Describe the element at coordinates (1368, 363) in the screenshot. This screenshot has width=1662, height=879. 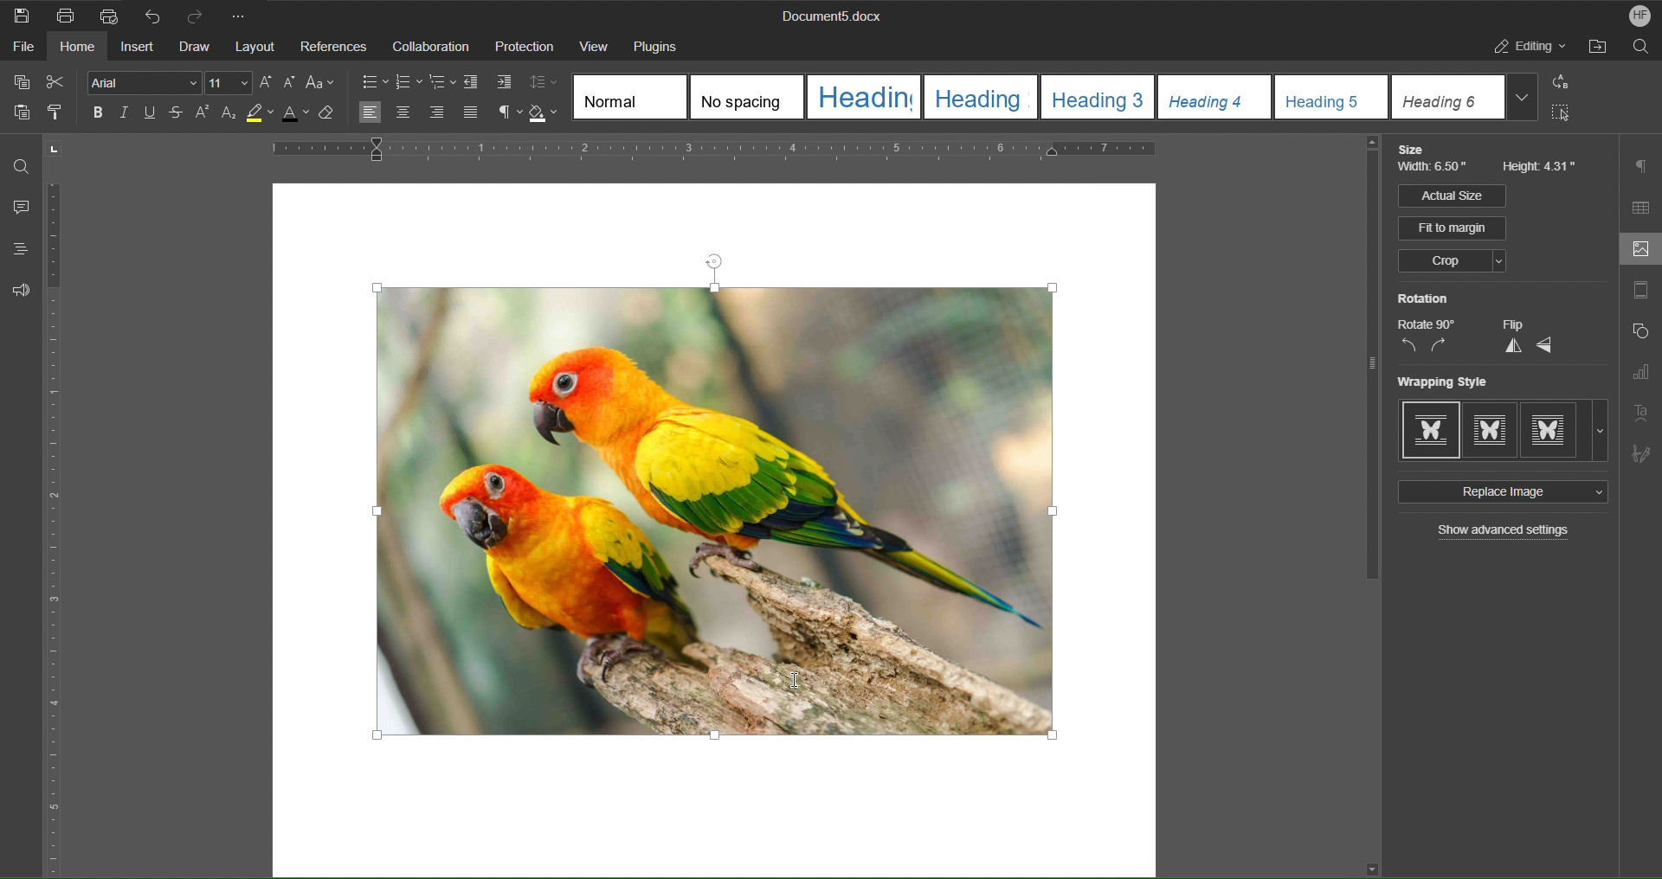
I see `scroll bar` at that location.